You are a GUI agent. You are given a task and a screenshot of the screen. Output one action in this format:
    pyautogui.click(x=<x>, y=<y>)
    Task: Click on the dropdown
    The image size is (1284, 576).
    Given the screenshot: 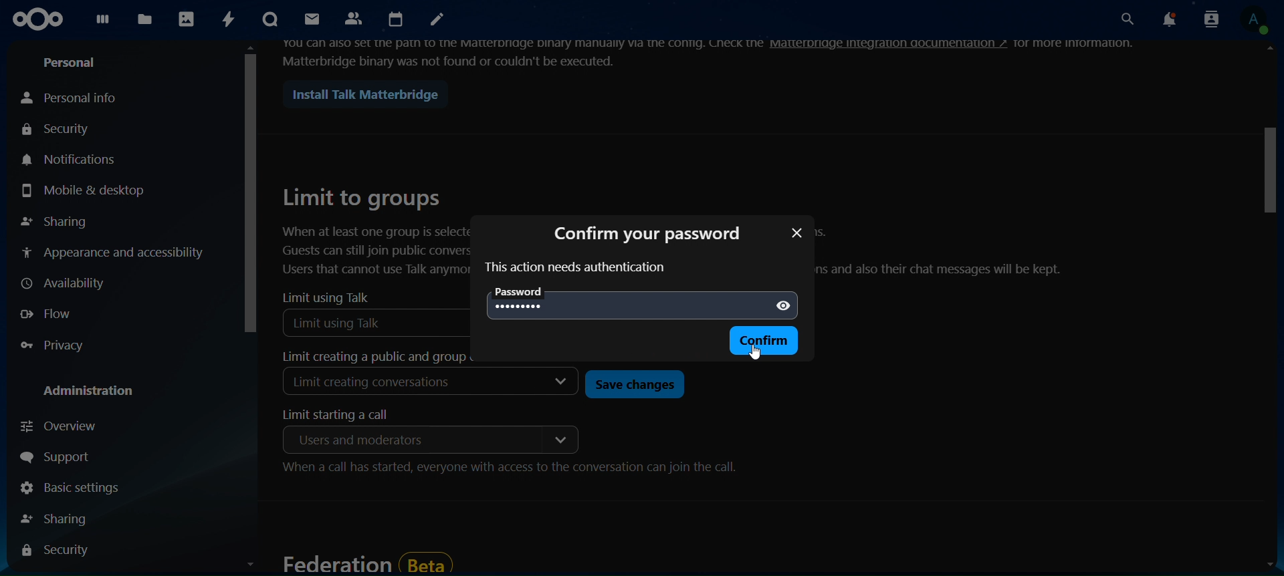 What is the action you would take?
    pyautogui.click(x=559, y=440)
    